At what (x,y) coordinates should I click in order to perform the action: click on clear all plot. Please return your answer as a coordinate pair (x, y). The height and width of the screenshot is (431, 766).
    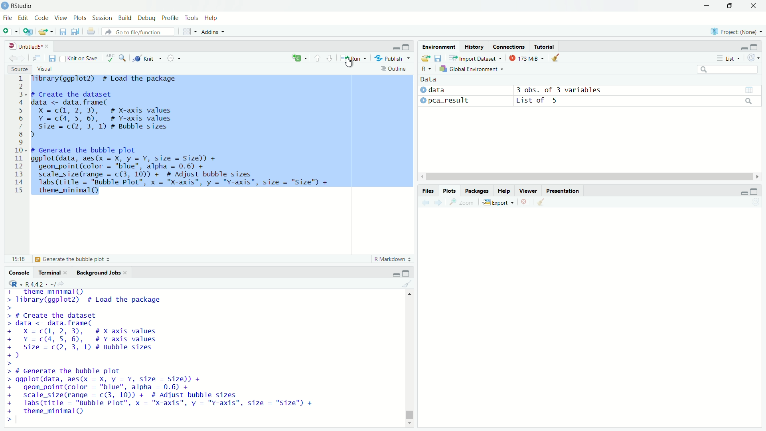
    Looking at the image, I should click on (542, 202).